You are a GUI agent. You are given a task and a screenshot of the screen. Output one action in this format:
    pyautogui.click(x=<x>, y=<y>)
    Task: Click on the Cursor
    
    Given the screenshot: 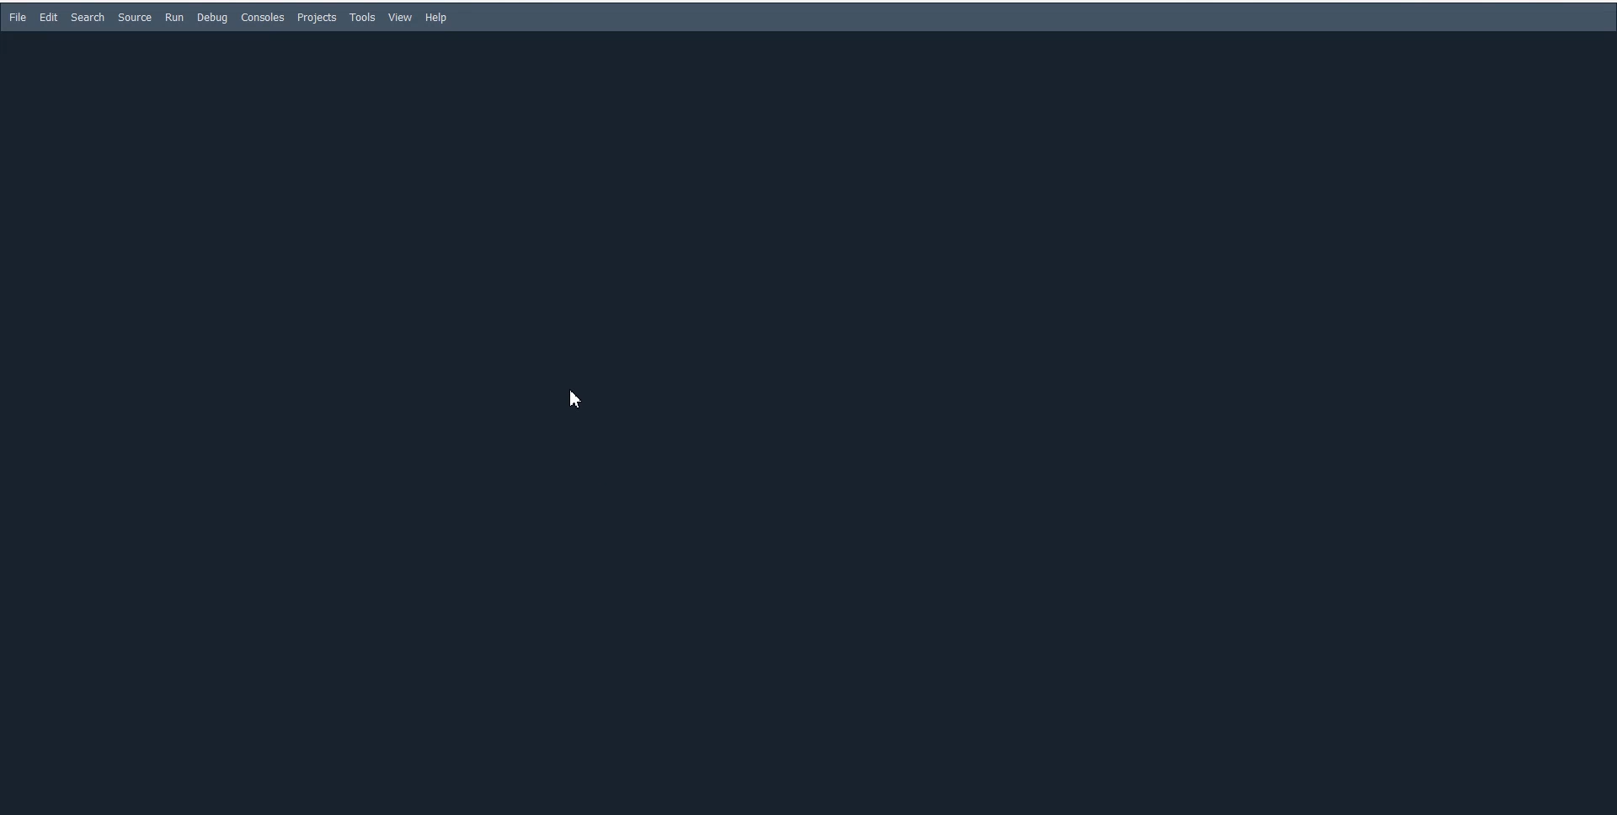 What is the action you would take?
    pyautogui.click(x=571, y=399)
    